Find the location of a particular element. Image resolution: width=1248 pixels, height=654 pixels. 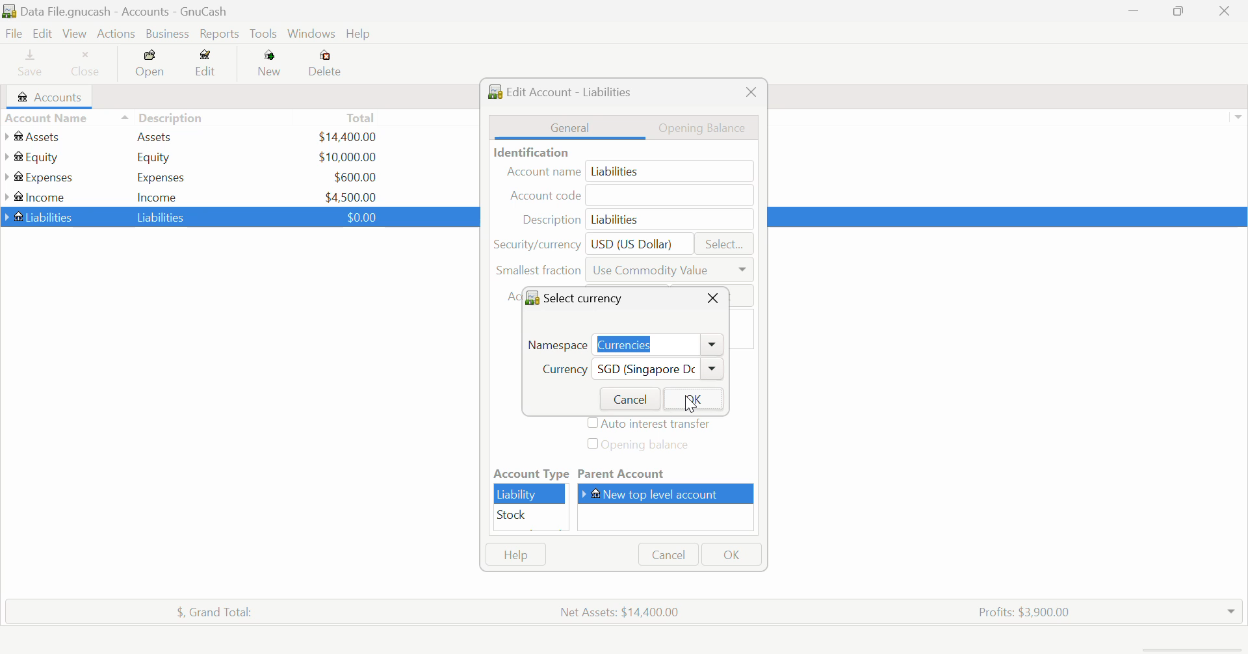

Save is located at coordinates (25, 65).